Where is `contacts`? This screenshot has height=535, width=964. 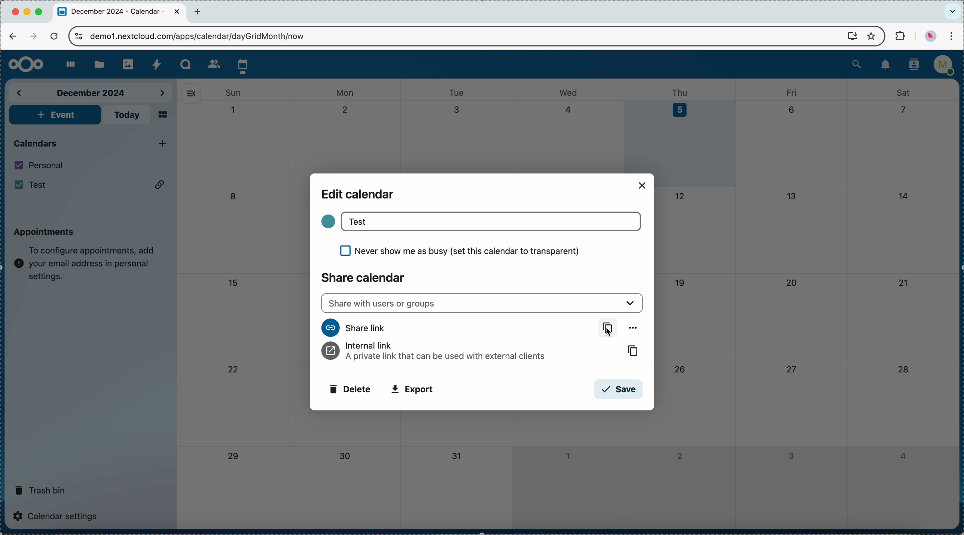 contacts is located at coordinates (211, 64).